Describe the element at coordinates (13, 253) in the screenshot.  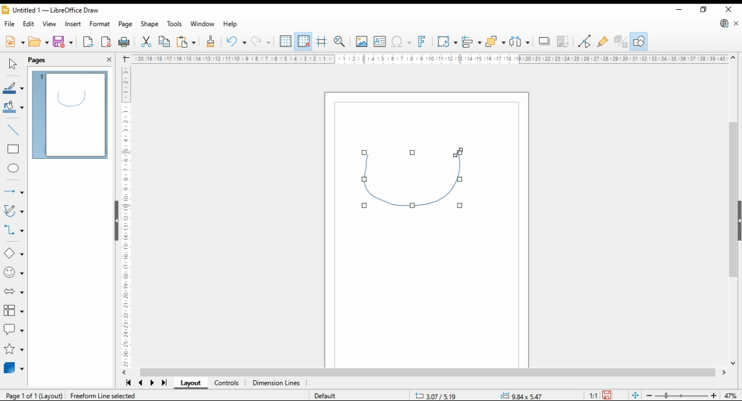
I see `basic shapes` at that location.